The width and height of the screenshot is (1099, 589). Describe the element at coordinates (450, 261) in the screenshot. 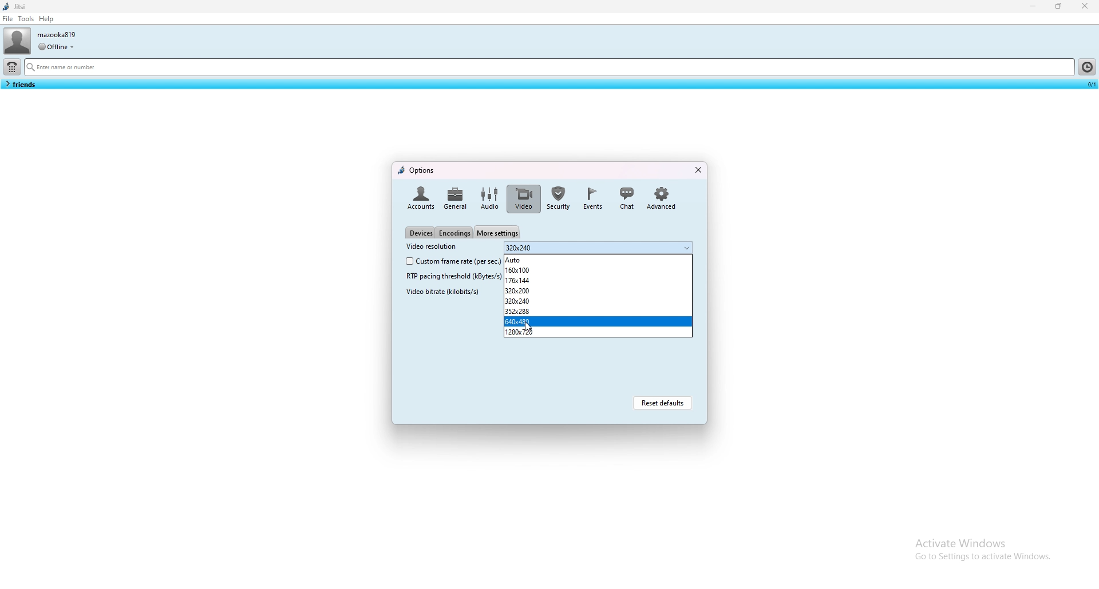

I see `Custom frame rate(per sec.)` at that location.